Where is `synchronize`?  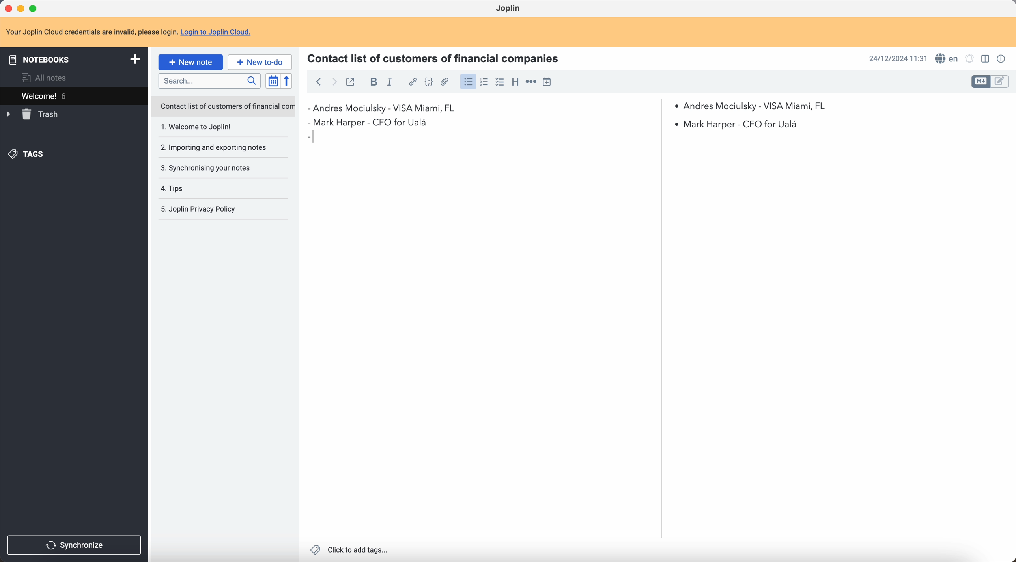 synchronize is located at coordinates (75, 545).